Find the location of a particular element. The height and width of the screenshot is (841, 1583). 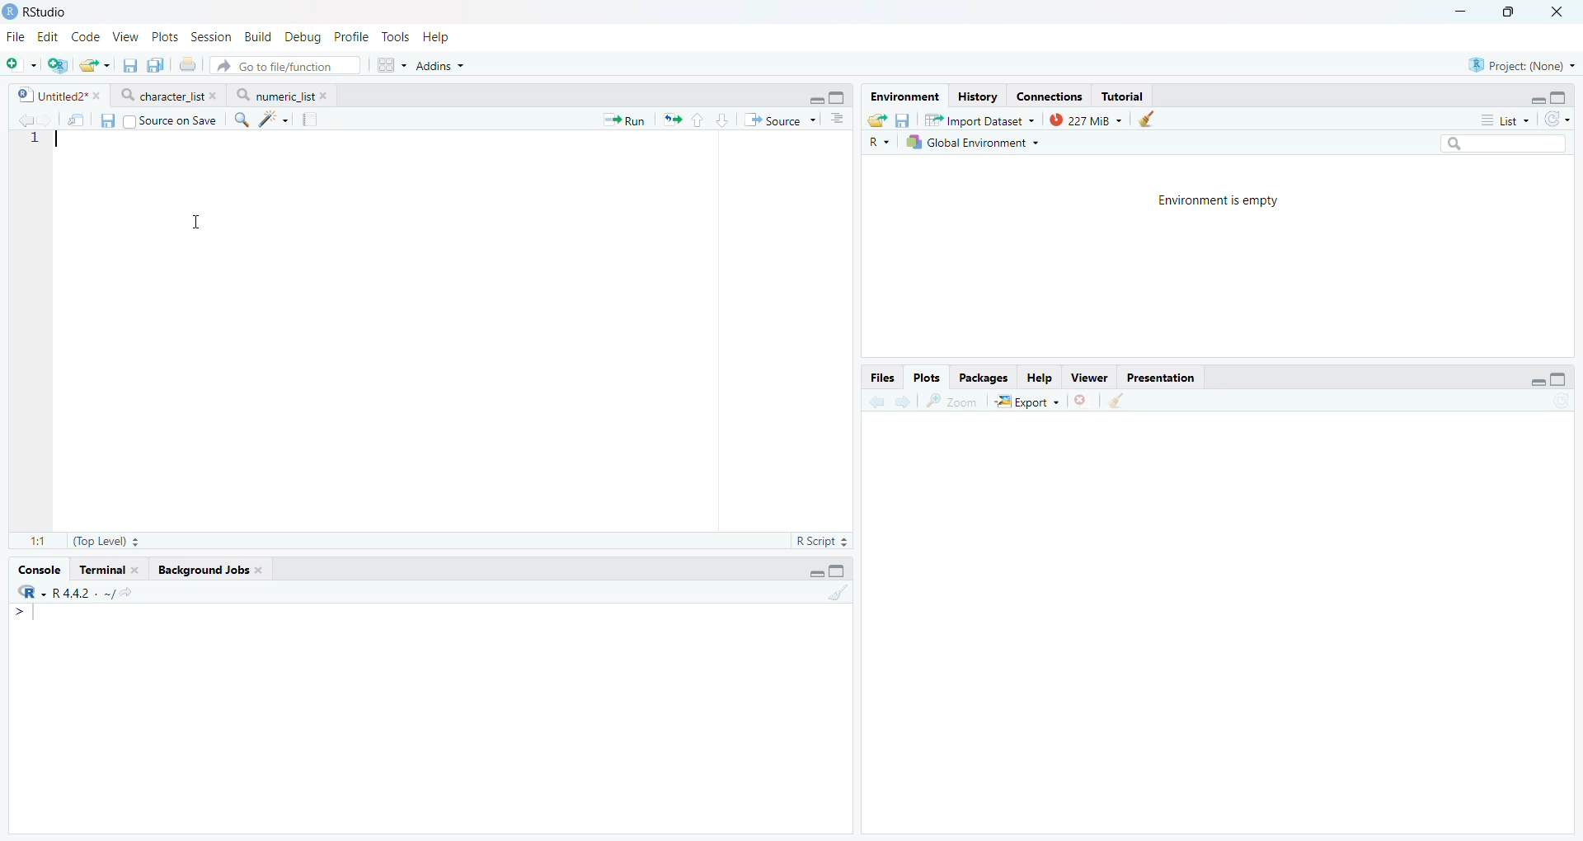

Clear is located at coordinates (838, 593).